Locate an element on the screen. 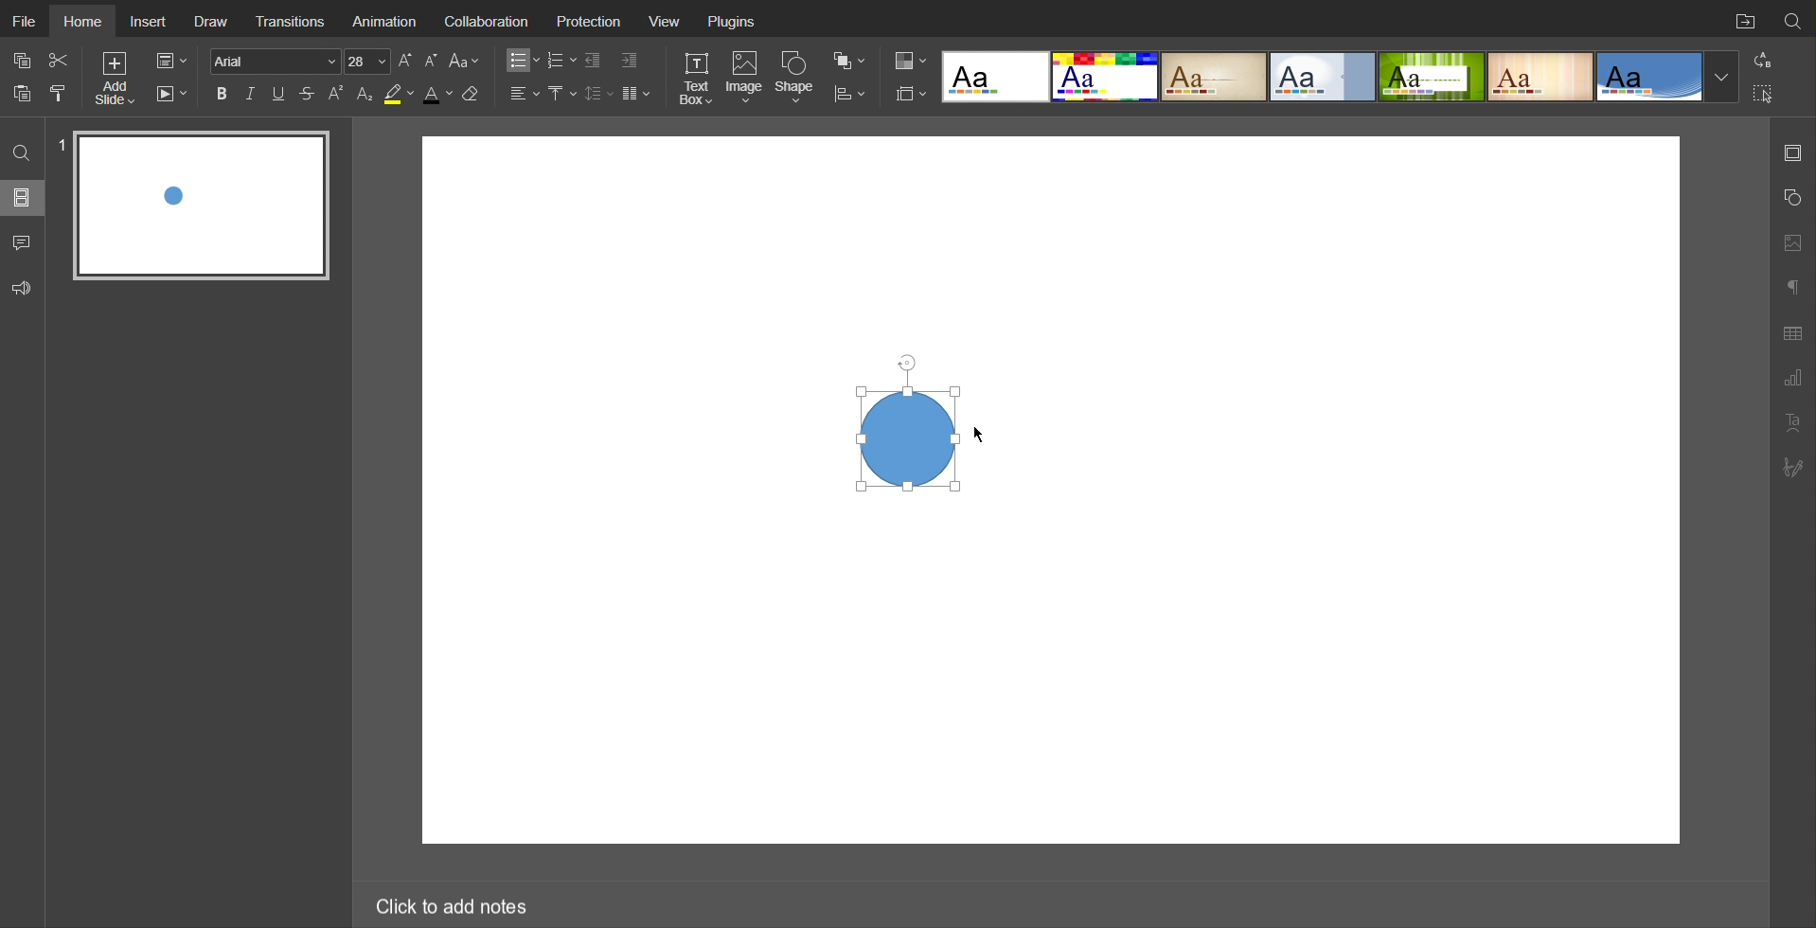 This screenshot has height=928, width=1816. Open File Location is located at coordinates (1741, 19).